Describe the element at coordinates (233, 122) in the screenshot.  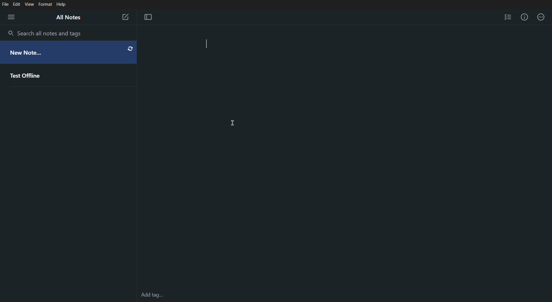
I see `Cursor` at that location.